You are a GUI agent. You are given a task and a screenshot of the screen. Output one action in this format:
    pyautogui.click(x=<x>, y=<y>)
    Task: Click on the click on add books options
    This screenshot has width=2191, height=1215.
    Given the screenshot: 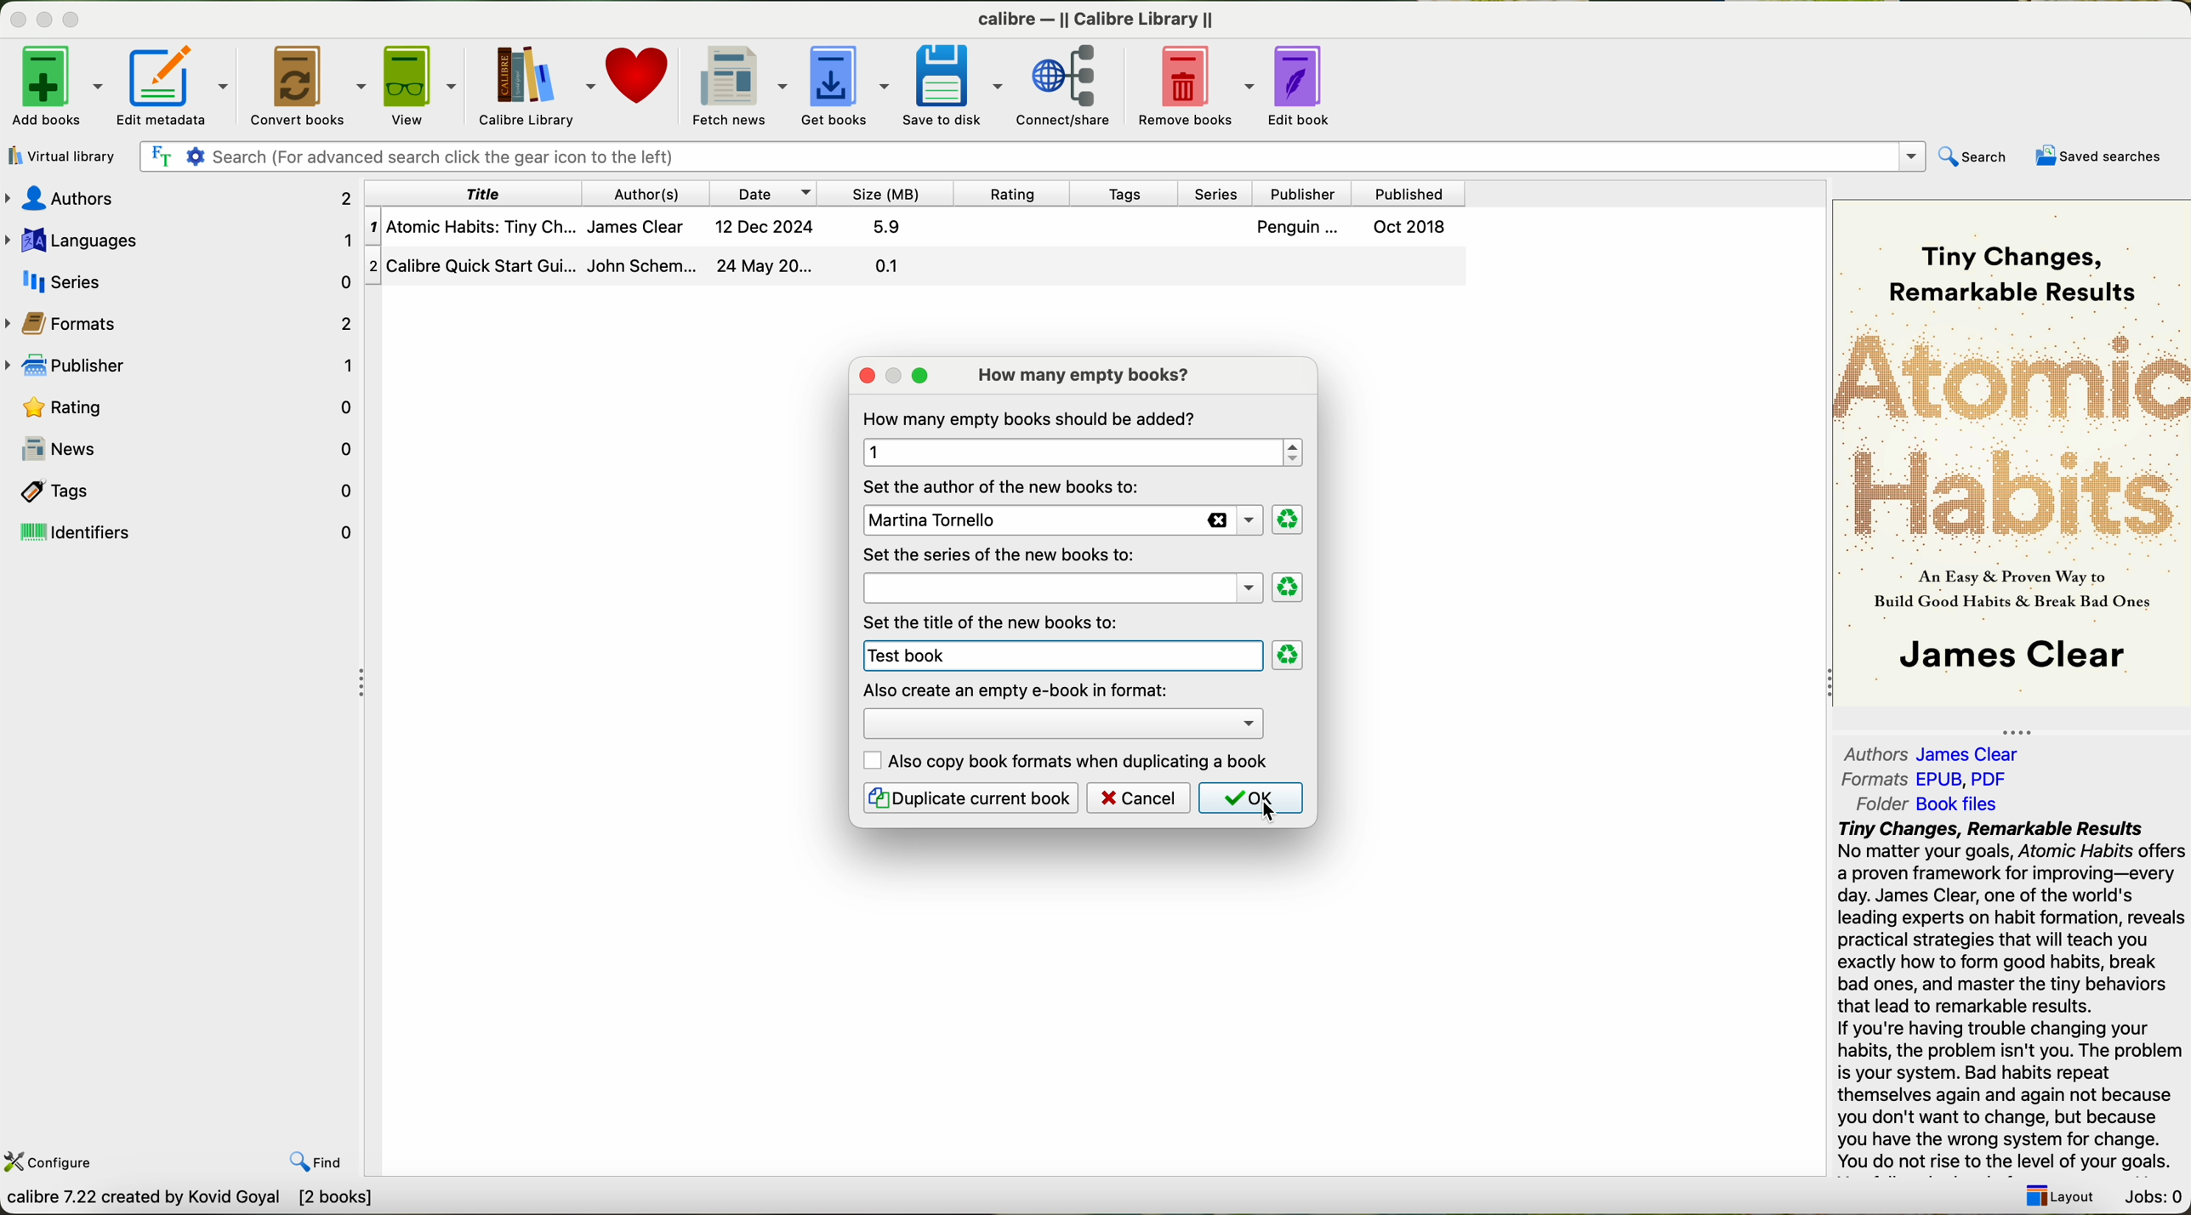 What is the action you would take?
    pyautogui.click(x=56, y=85)
    